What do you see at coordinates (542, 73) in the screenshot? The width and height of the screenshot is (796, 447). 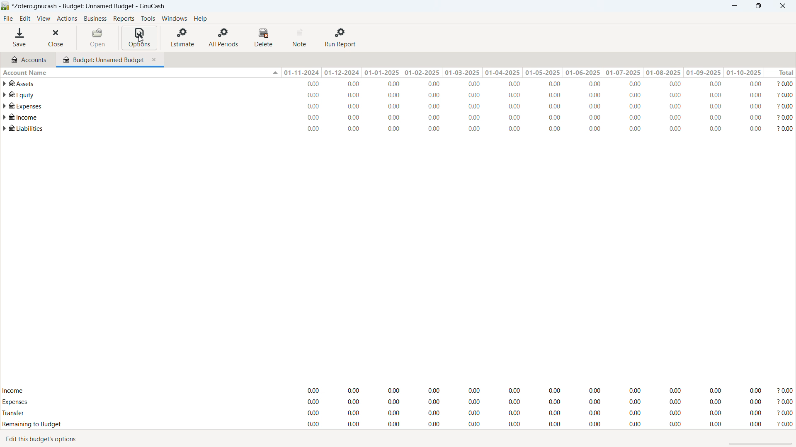 I see `01-05-2025` at bounding box center [542, 73].